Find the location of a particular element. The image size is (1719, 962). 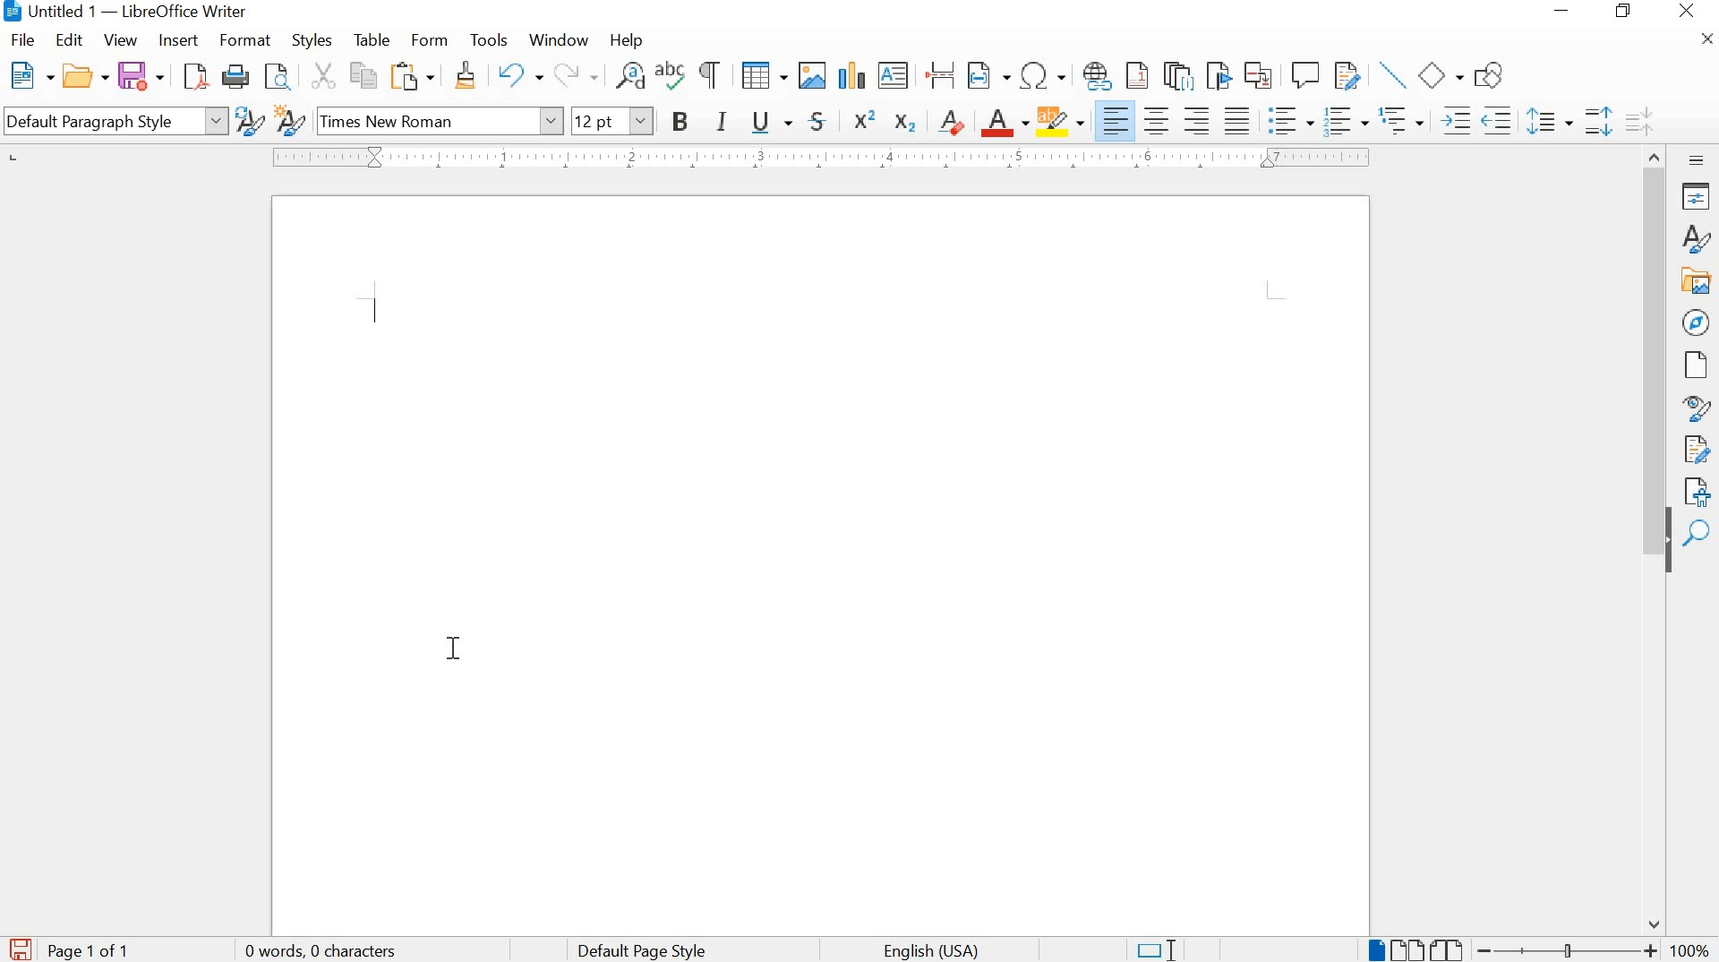

SPELLING CHECK is located at coordinates (671, 76).